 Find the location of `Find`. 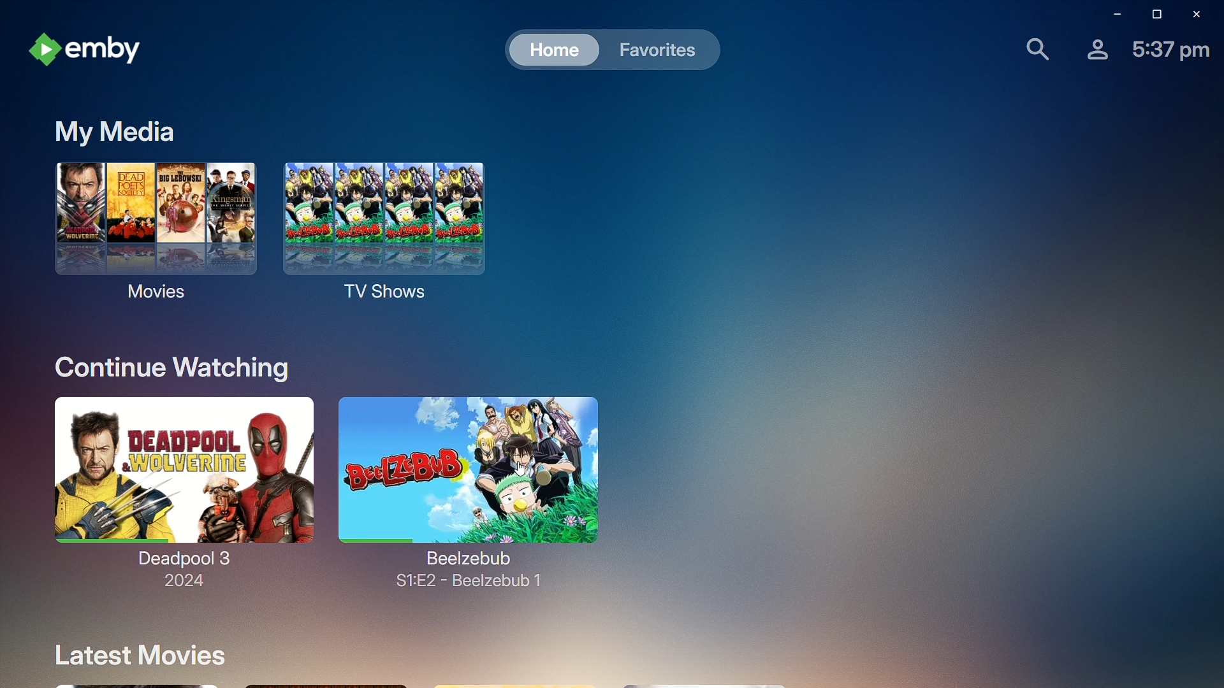

Find is located at coordinates (1029, 50).